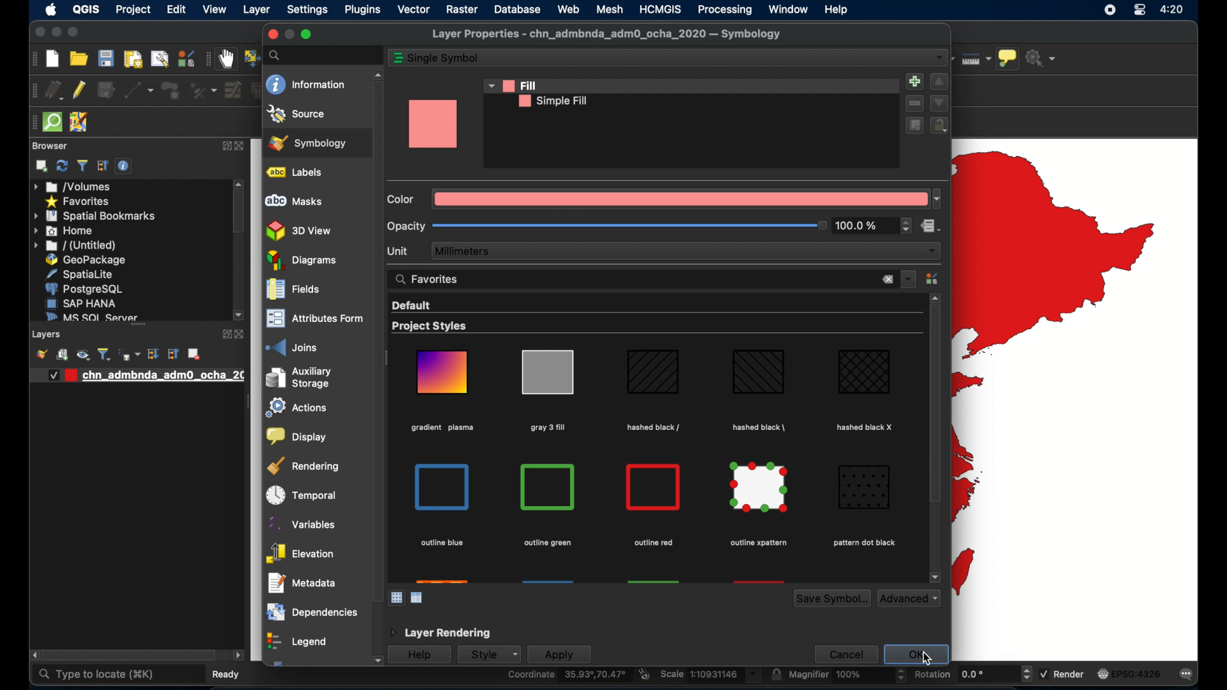  I want to click on layers, so click(48, 335).